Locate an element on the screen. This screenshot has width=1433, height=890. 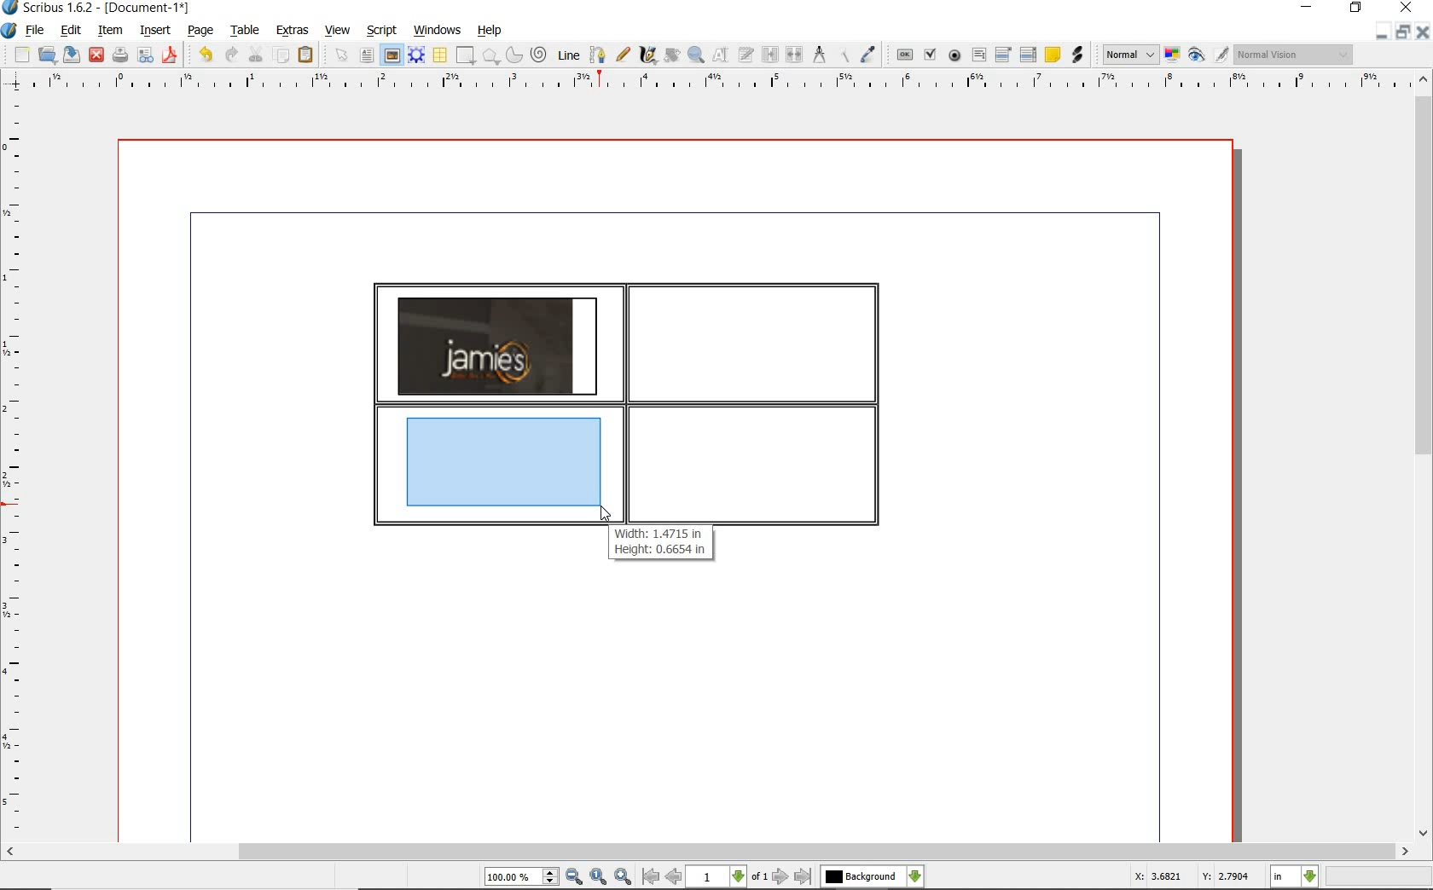
select current page level is located at coordinates (728, 876).